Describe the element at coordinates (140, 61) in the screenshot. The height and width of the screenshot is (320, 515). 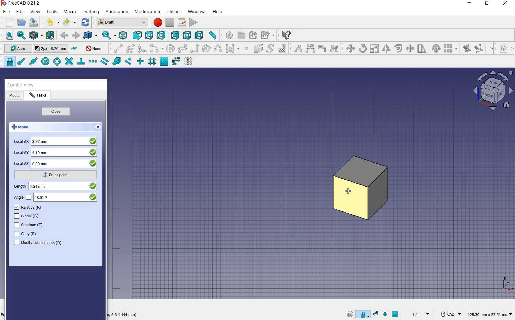
I see `snap ortho` at that location.